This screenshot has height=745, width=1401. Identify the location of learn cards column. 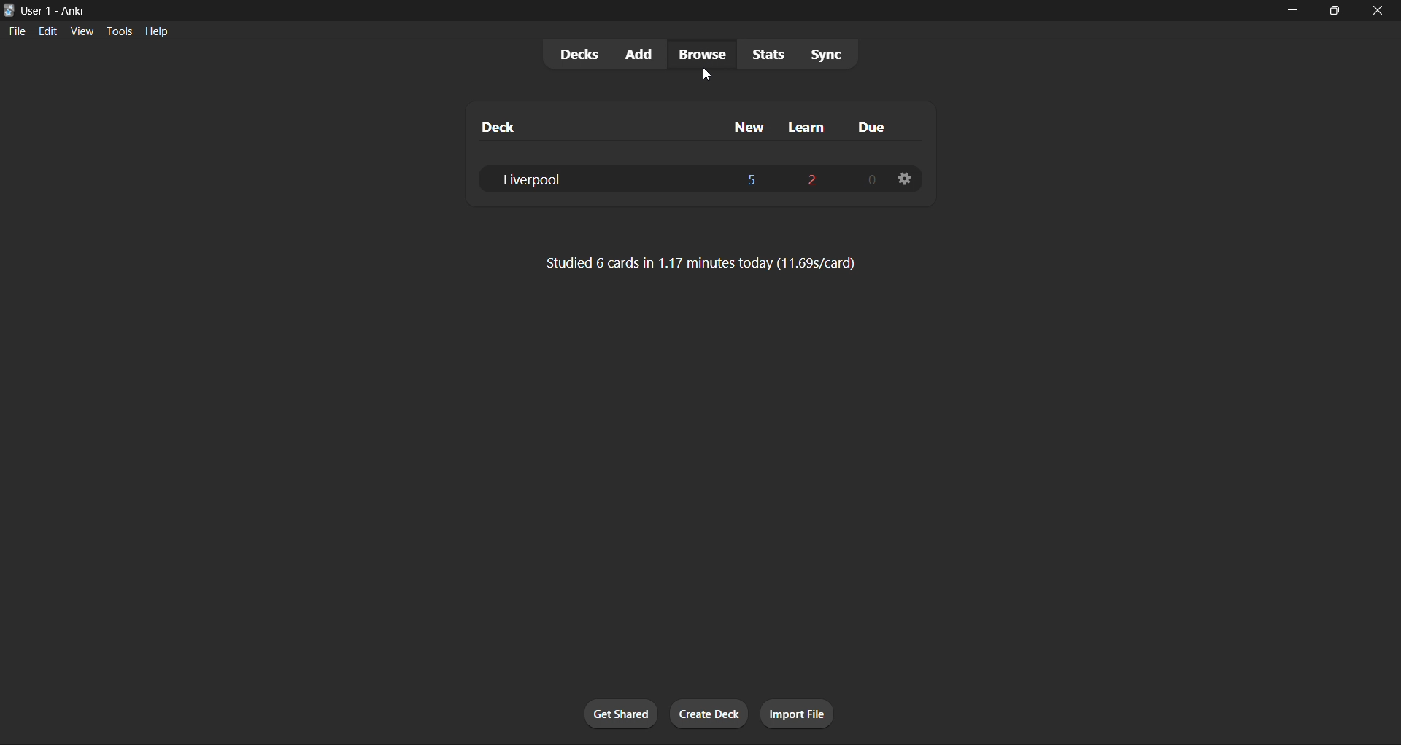
(808, 123).